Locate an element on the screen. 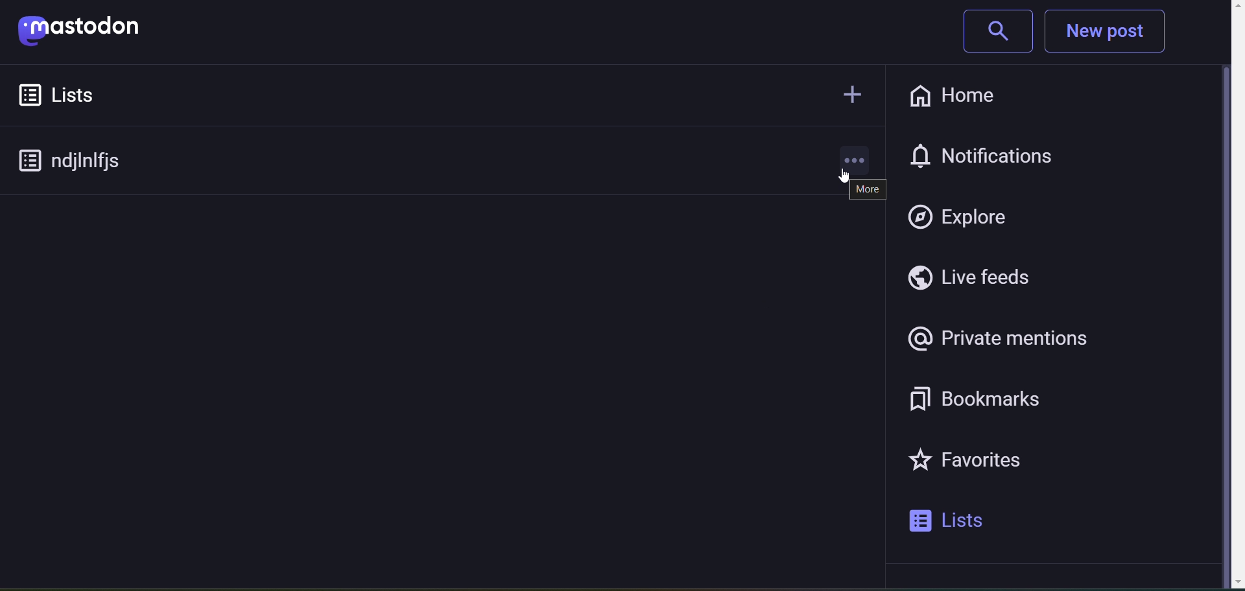 The image size is (1245, 591). explore is located at coordinates (964, 216).